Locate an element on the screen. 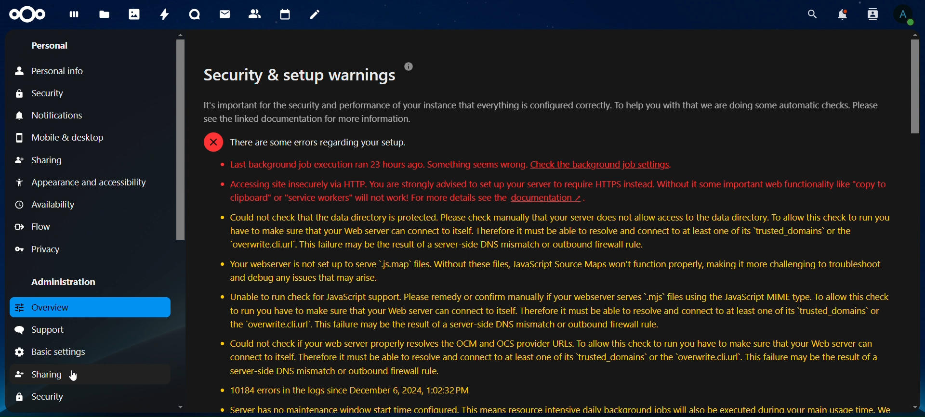  personal info is located at coordinates (53, 71).